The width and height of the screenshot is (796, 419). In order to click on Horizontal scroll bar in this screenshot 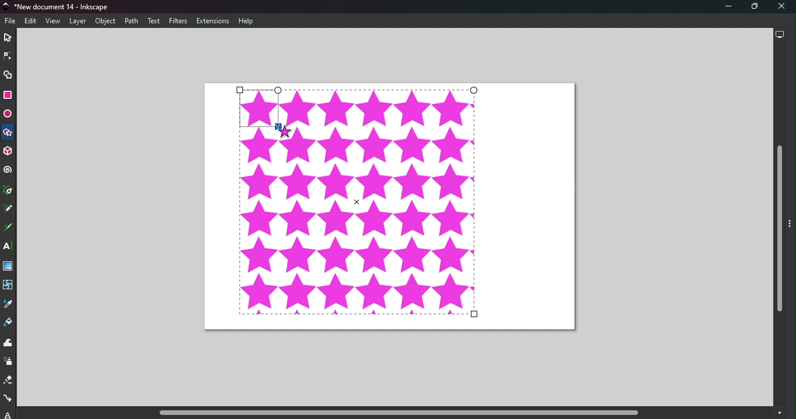, I will do `click(394, 413)`.